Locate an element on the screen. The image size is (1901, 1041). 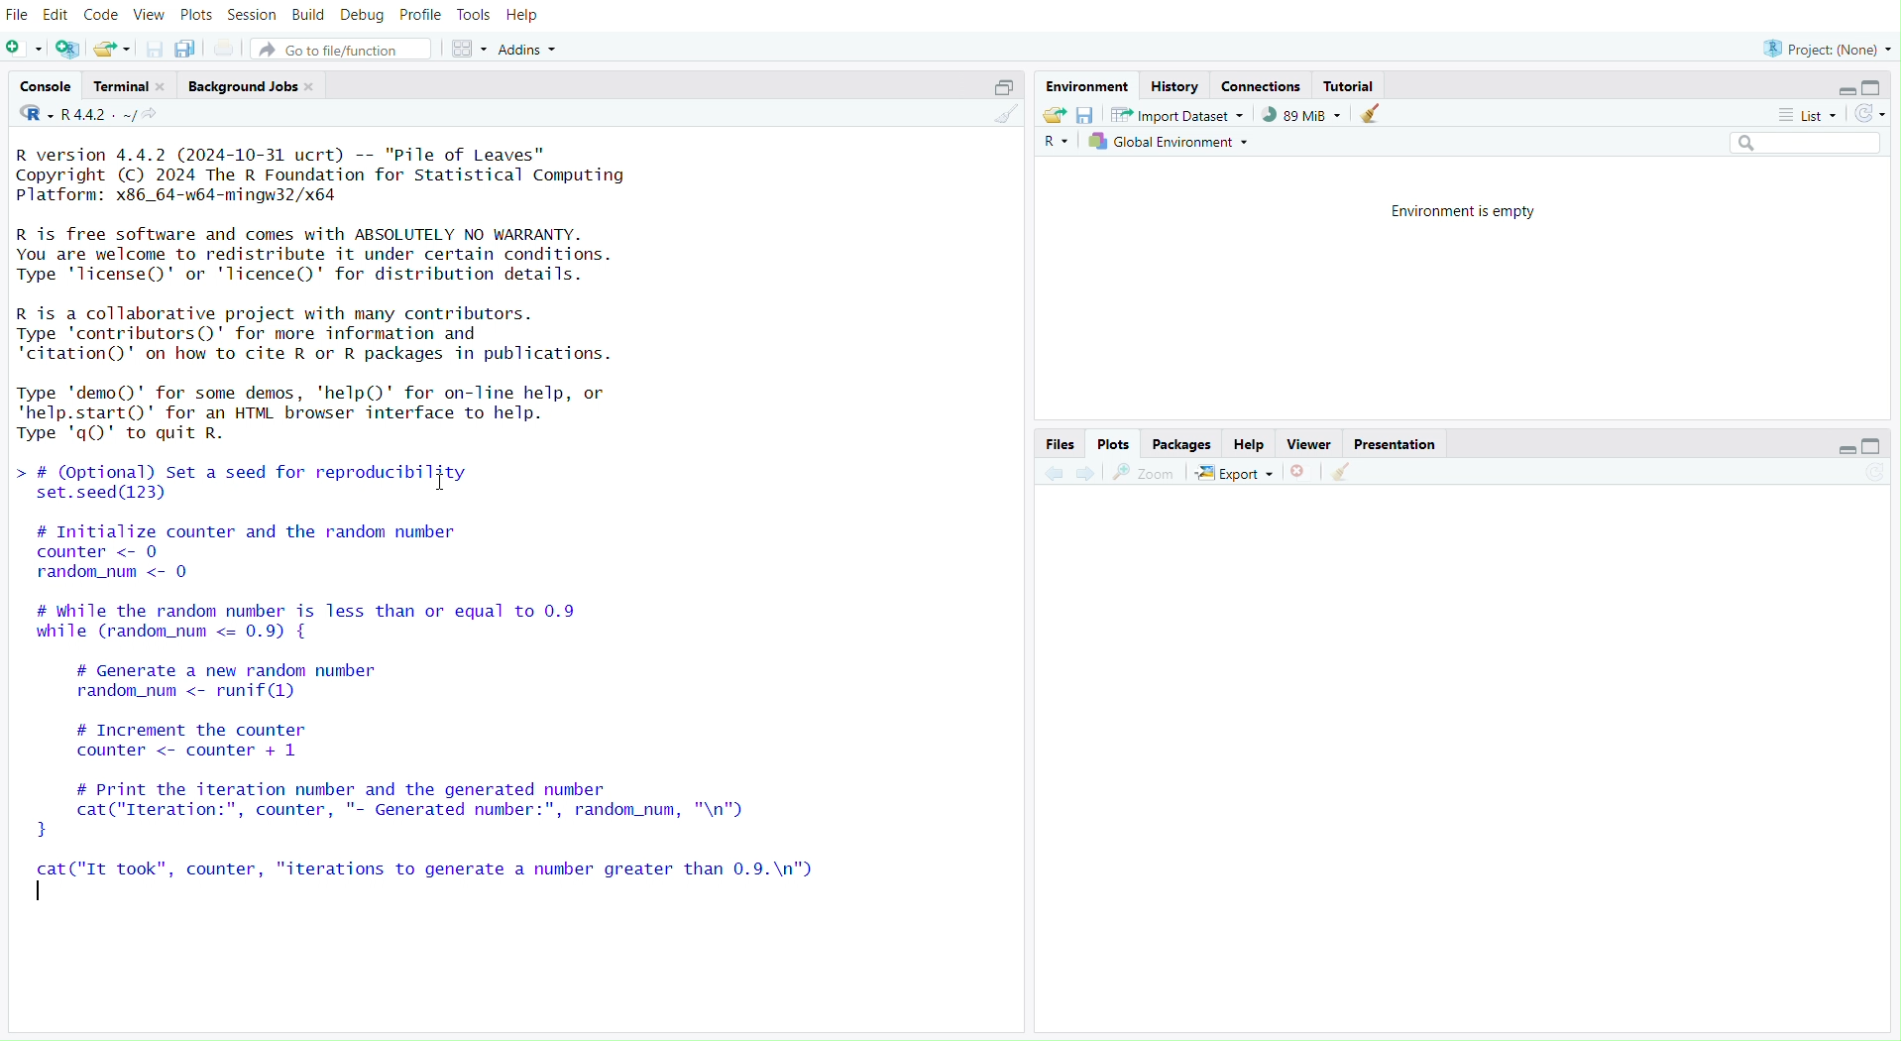
Packages is located at coordinates (1181, 443).